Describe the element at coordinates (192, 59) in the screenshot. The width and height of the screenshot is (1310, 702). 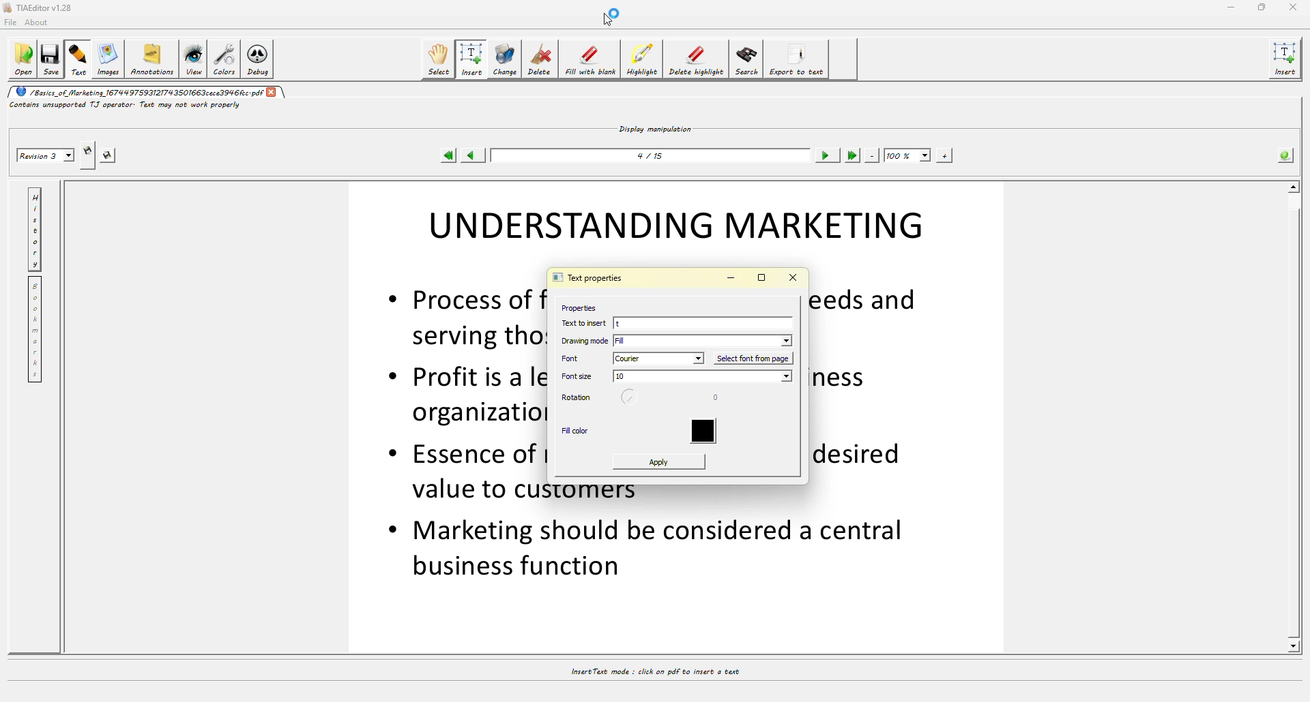
I see `view` at that location.